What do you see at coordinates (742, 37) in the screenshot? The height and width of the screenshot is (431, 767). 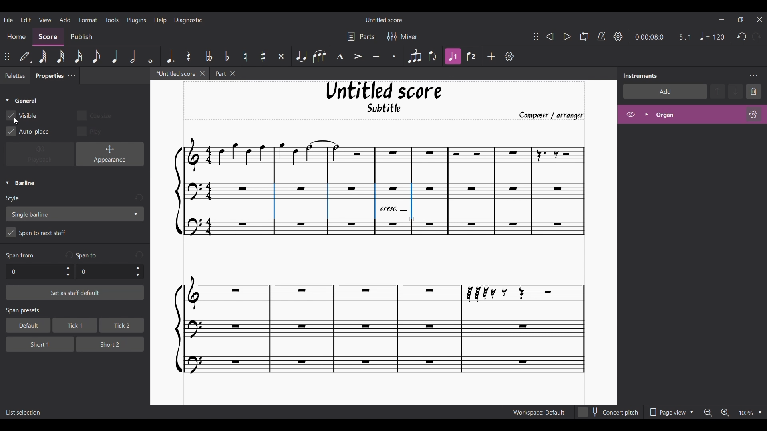 I see `Undo` at bounding box center [742, 37].